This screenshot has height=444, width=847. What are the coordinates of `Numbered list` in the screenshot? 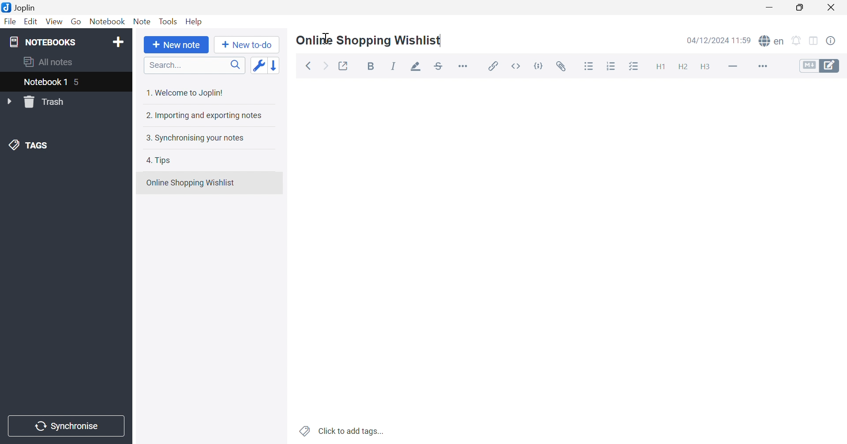 It's located at (612, 67).